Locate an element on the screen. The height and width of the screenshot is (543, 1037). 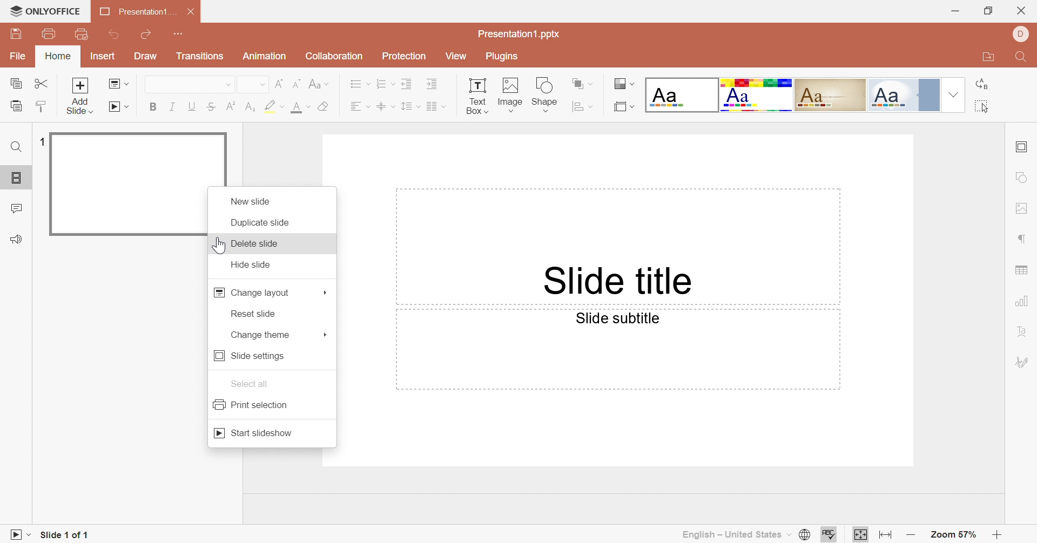
ONLYOFFICE is located at coordinates (45, 11).